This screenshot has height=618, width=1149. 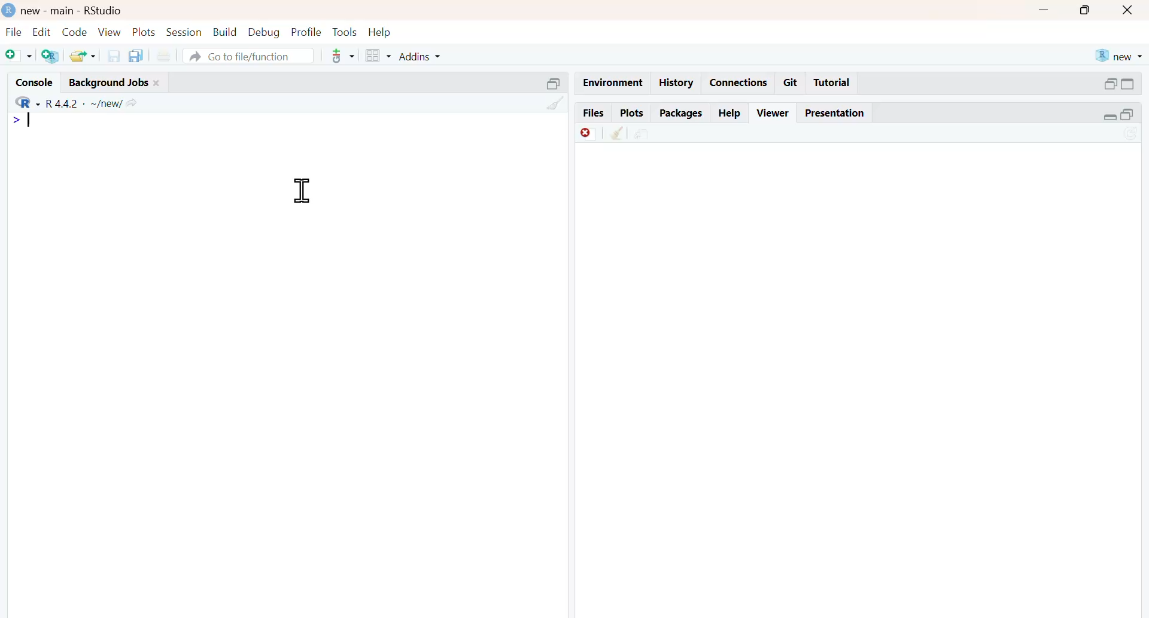 I want to click on connections, so click(x=739, y=83).